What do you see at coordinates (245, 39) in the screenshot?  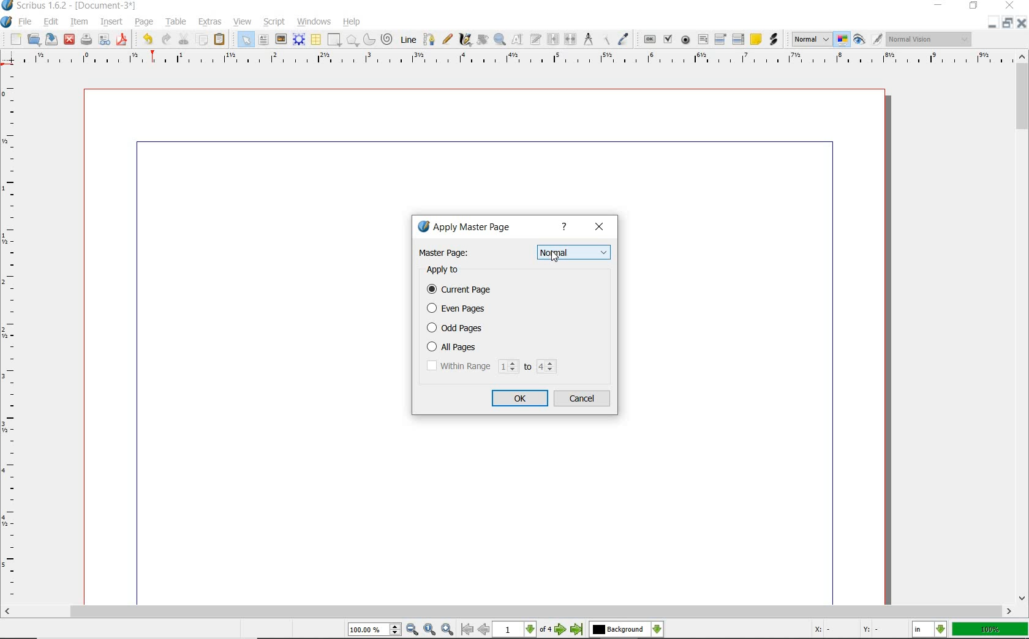 I see `select` at bounding box center [245, 39].